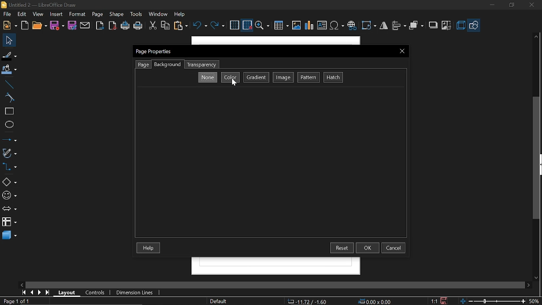 Image resolution: width=542 pixels, height=305 pixels. I want to click on arrange, so click(417, 26).